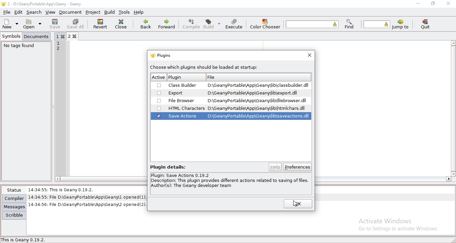 Image resolution: width=456 pixels, height=243 pixels. What do you see at coordinates (349, 24) in the screenshot?
I see `find` at bounding box center [349, 24].